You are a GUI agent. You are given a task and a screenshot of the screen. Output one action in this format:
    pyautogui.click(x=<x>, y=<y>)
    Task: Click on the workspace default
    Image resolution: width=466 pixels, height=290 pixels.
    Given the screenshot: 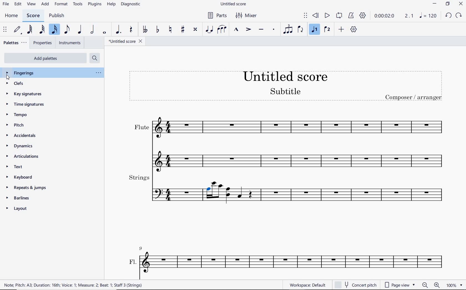 What is the action you would take?
    pyautogui.click(x=308, y=285)
    